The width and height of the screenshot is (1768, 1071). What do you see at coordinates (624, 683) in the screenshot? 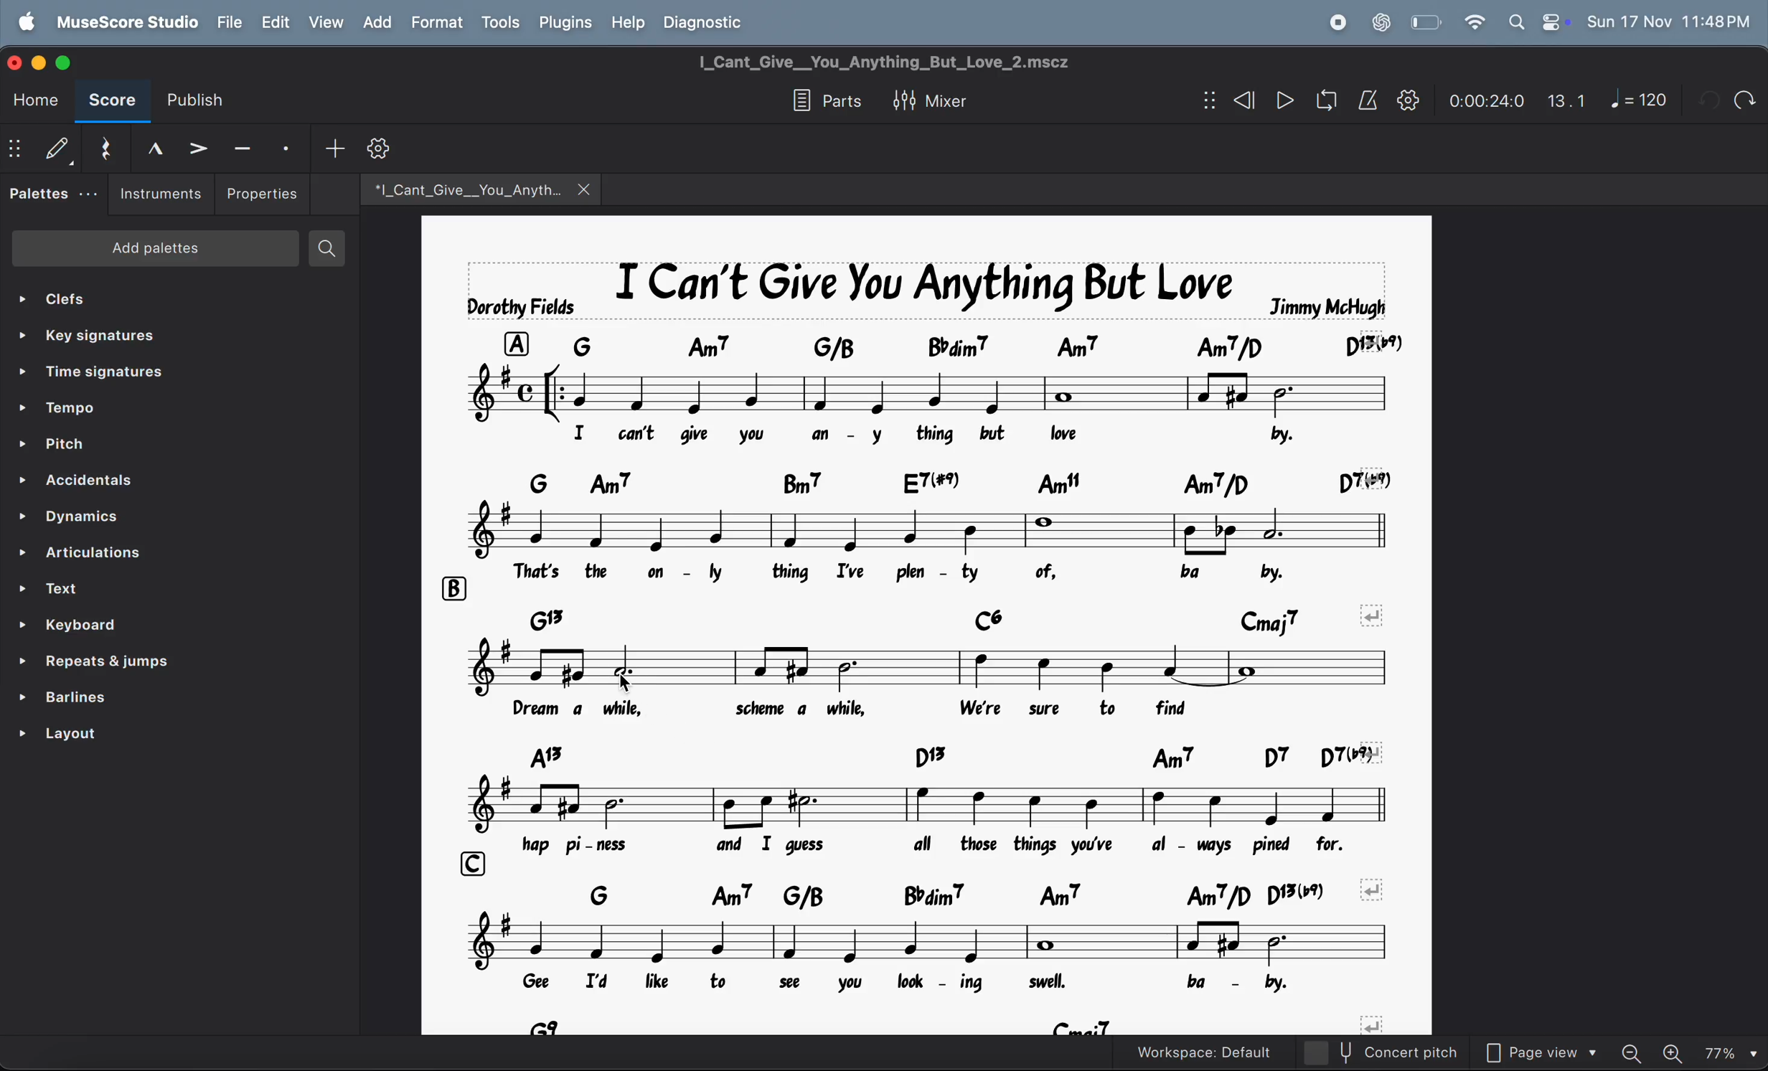
I see `cursor` at bounding box center [624, 683].